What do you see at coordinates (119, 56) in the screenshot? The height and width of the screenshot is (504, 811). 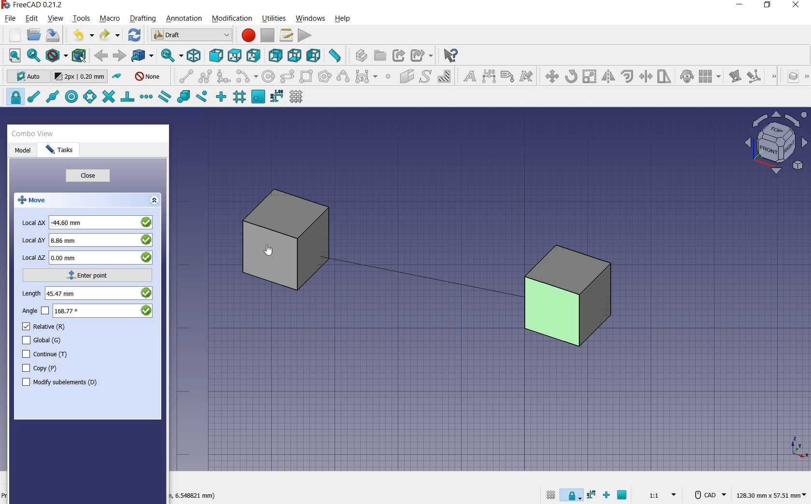 I see `forward` at bounding box center [119, 56].